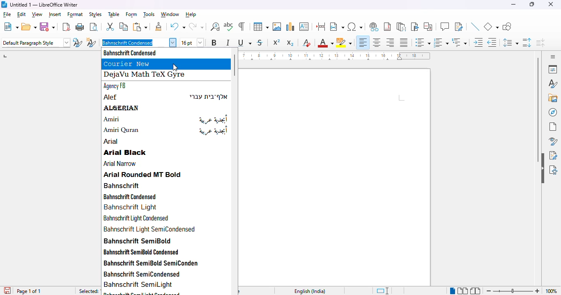 This screenshot has width=561, height=295. What do you see at coordinates (4, 5) in the screenshot?
I see `Logo` at bounding box center [4, 5].